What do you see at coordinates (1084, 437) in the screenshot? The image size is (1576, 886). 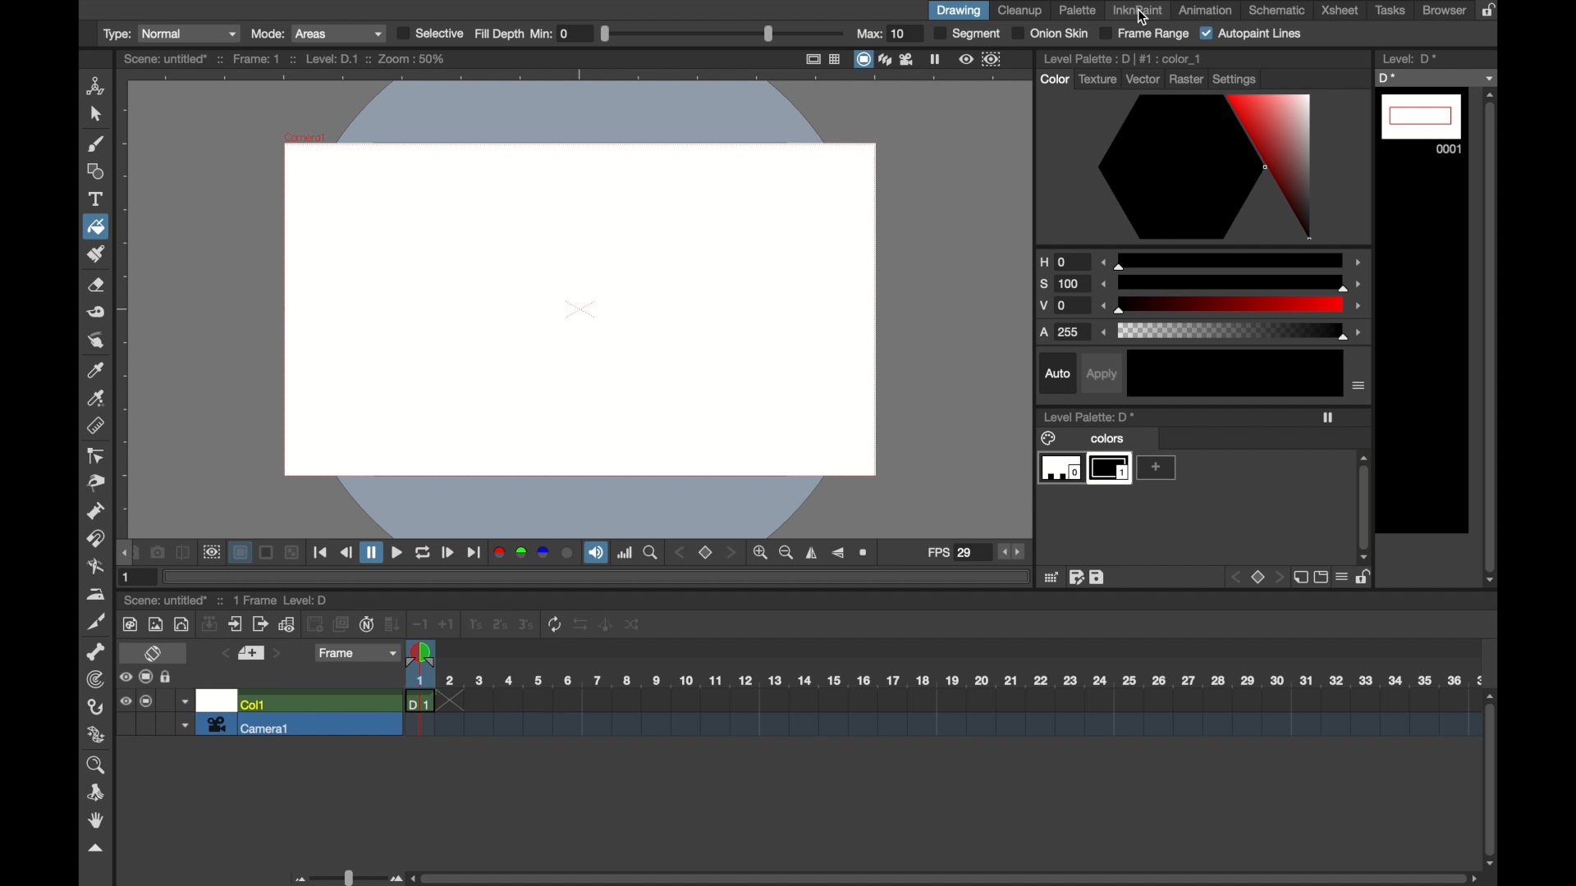 I see `colors` at bounding box center [1084, 437].